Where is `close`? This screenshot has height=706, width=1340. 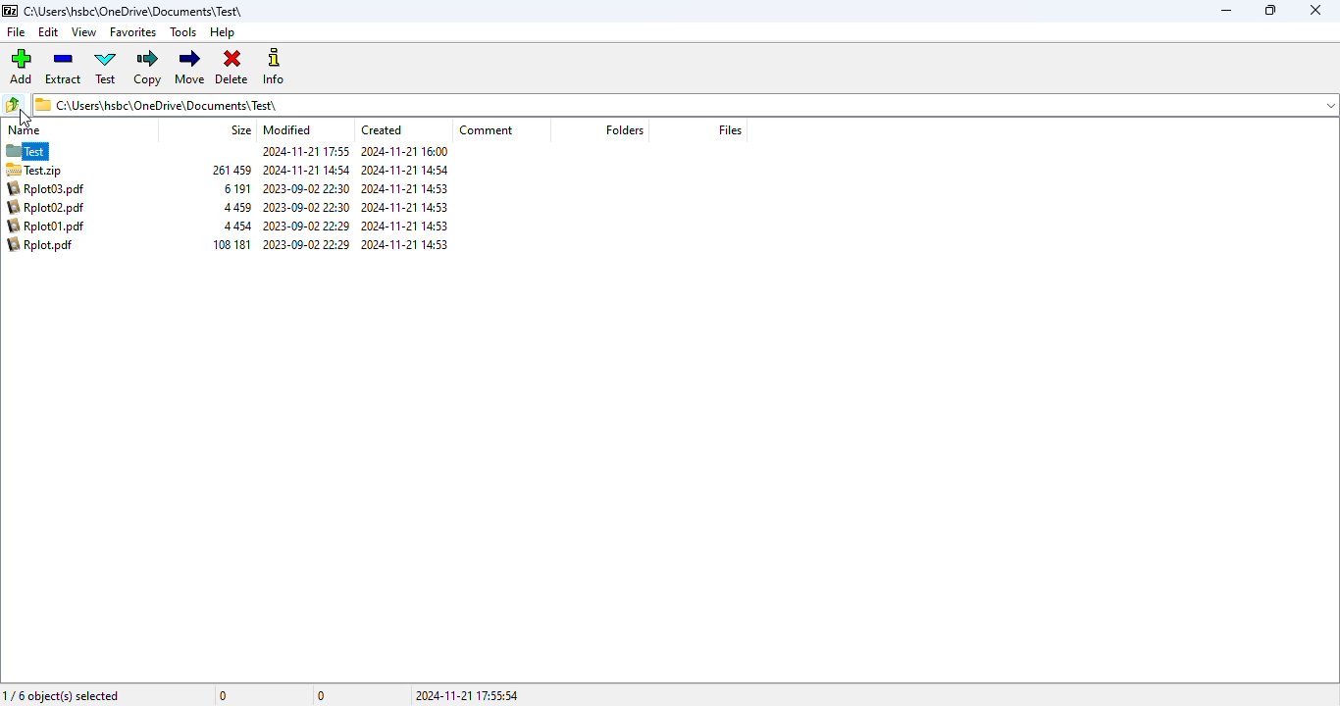 close is located at coordinates (1314, 10).